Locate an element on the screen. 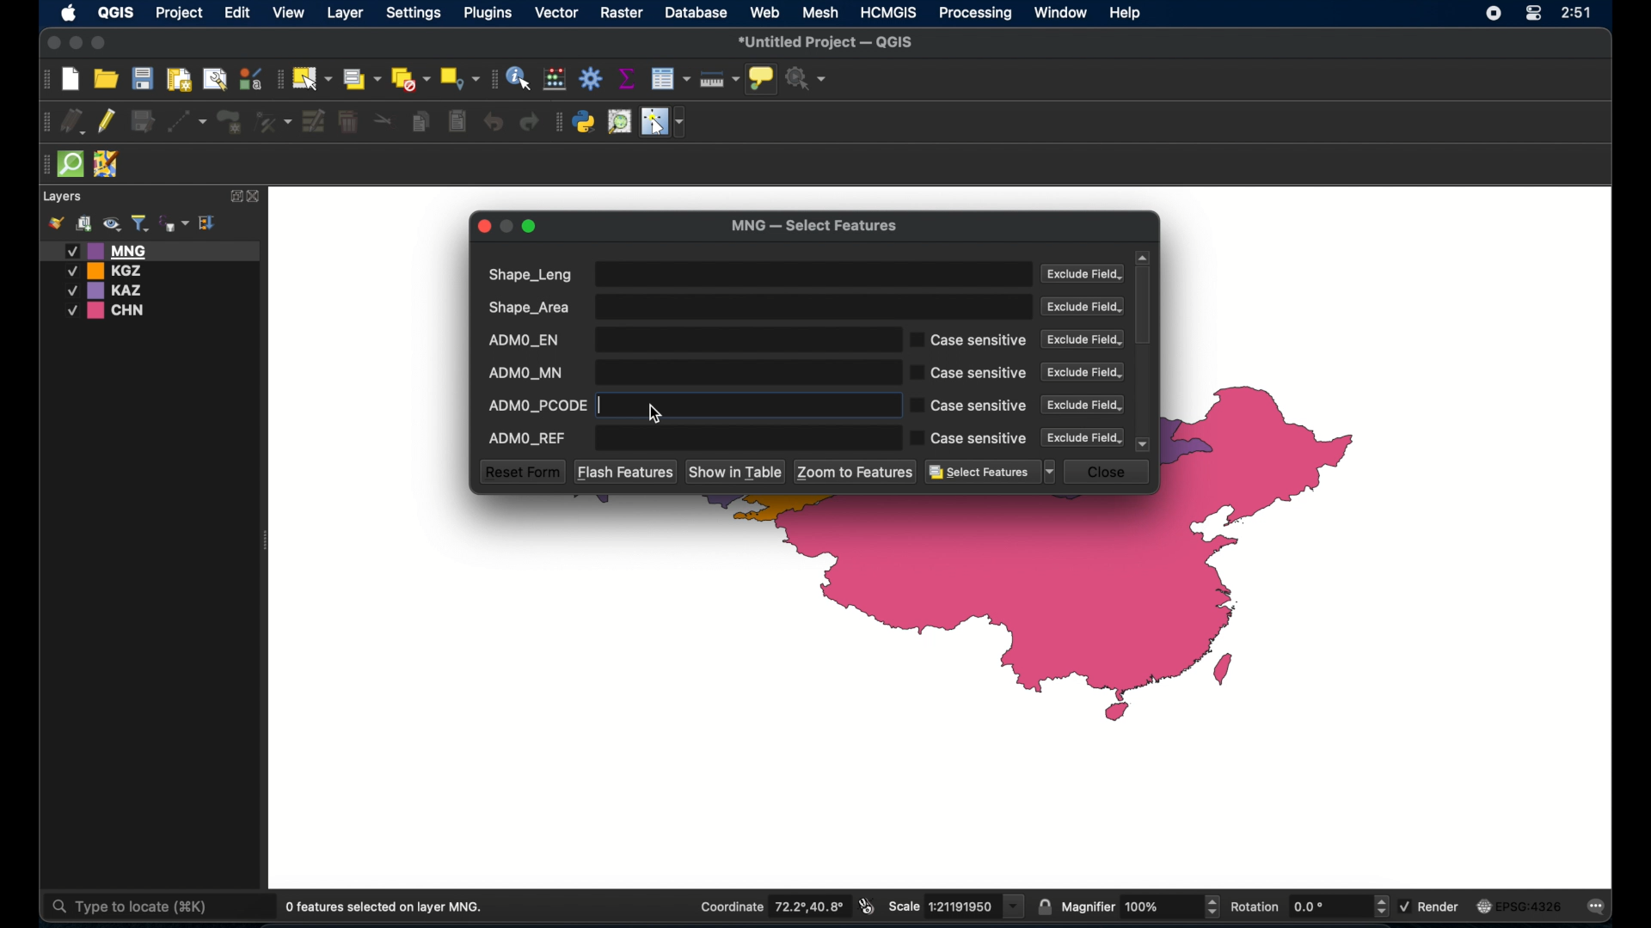 This screenshot has height=928, width=1651. close is located at coordinates (1110, 472).